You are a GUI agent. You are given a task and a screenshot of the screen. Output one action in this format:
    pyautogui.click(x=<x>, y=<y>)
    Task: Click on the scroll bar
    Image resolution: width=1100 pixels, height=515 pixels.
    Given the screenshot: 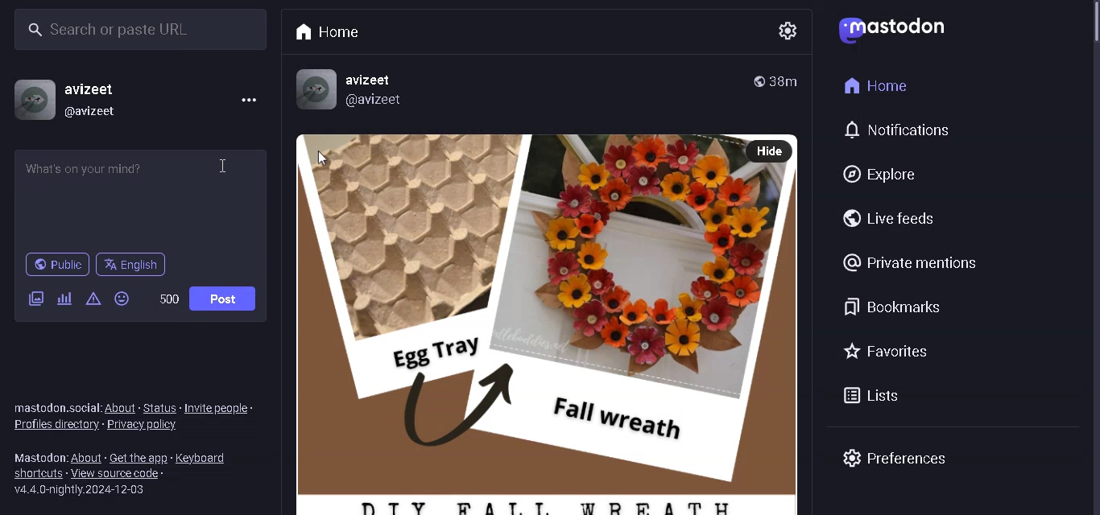 What is the action you would take?
    pyautogui.click(x=1090, y=35)
    